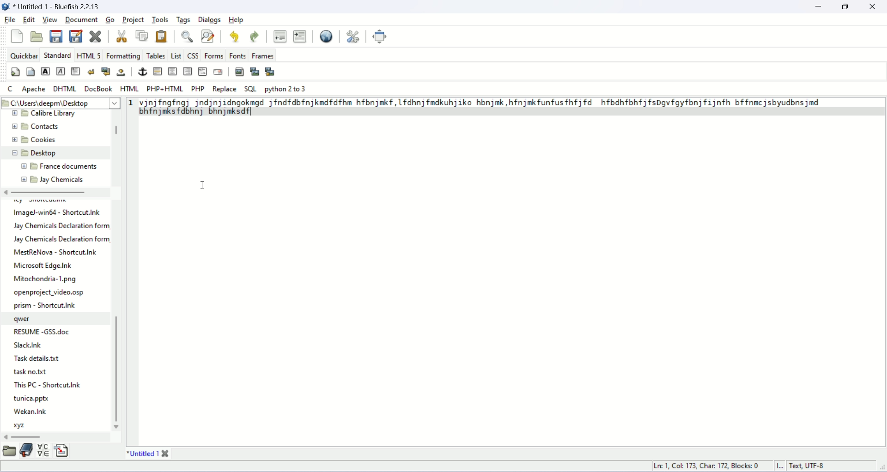  I want to click on Ln: 1, Cok 173, Char: 172, Blocks: 0, so click(708, 465).